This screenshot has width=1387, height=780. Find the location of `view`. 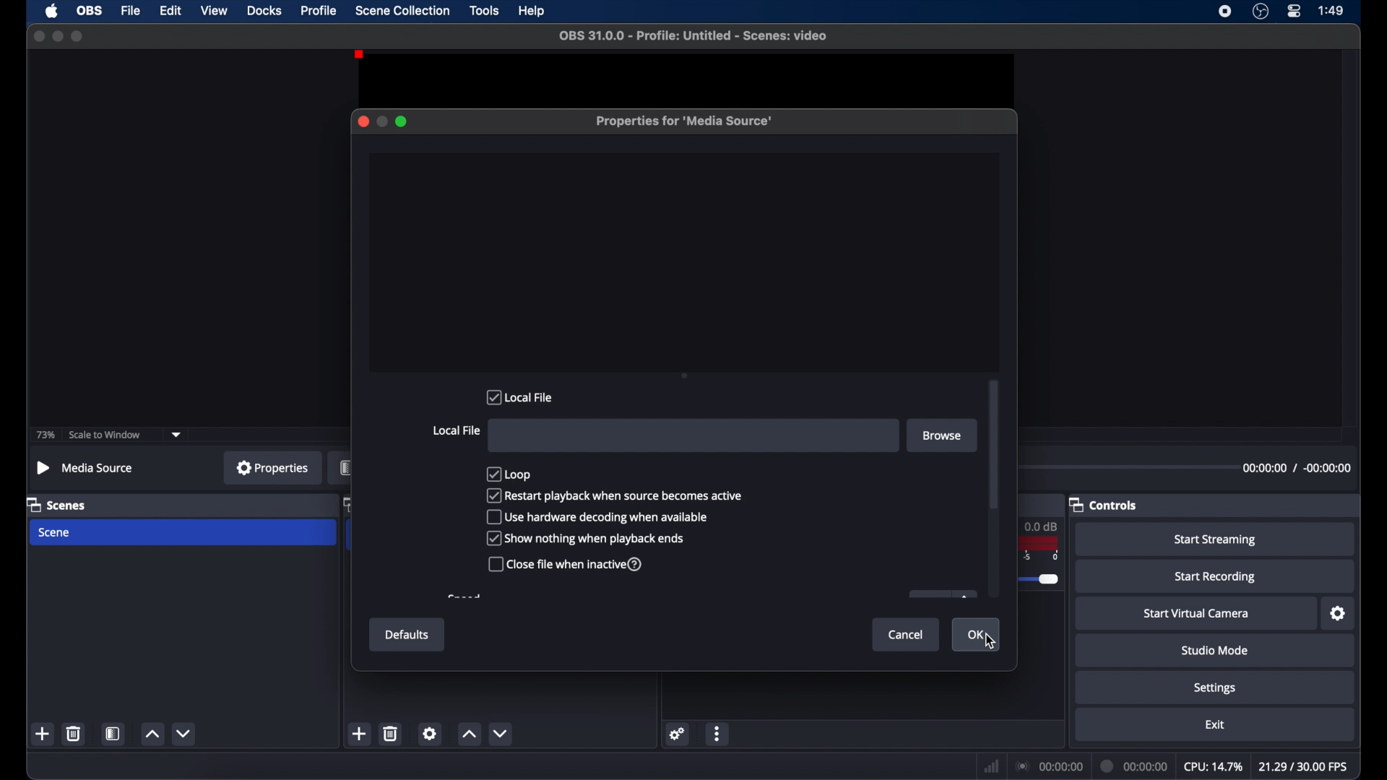

view is located at coordinates (214, 10).